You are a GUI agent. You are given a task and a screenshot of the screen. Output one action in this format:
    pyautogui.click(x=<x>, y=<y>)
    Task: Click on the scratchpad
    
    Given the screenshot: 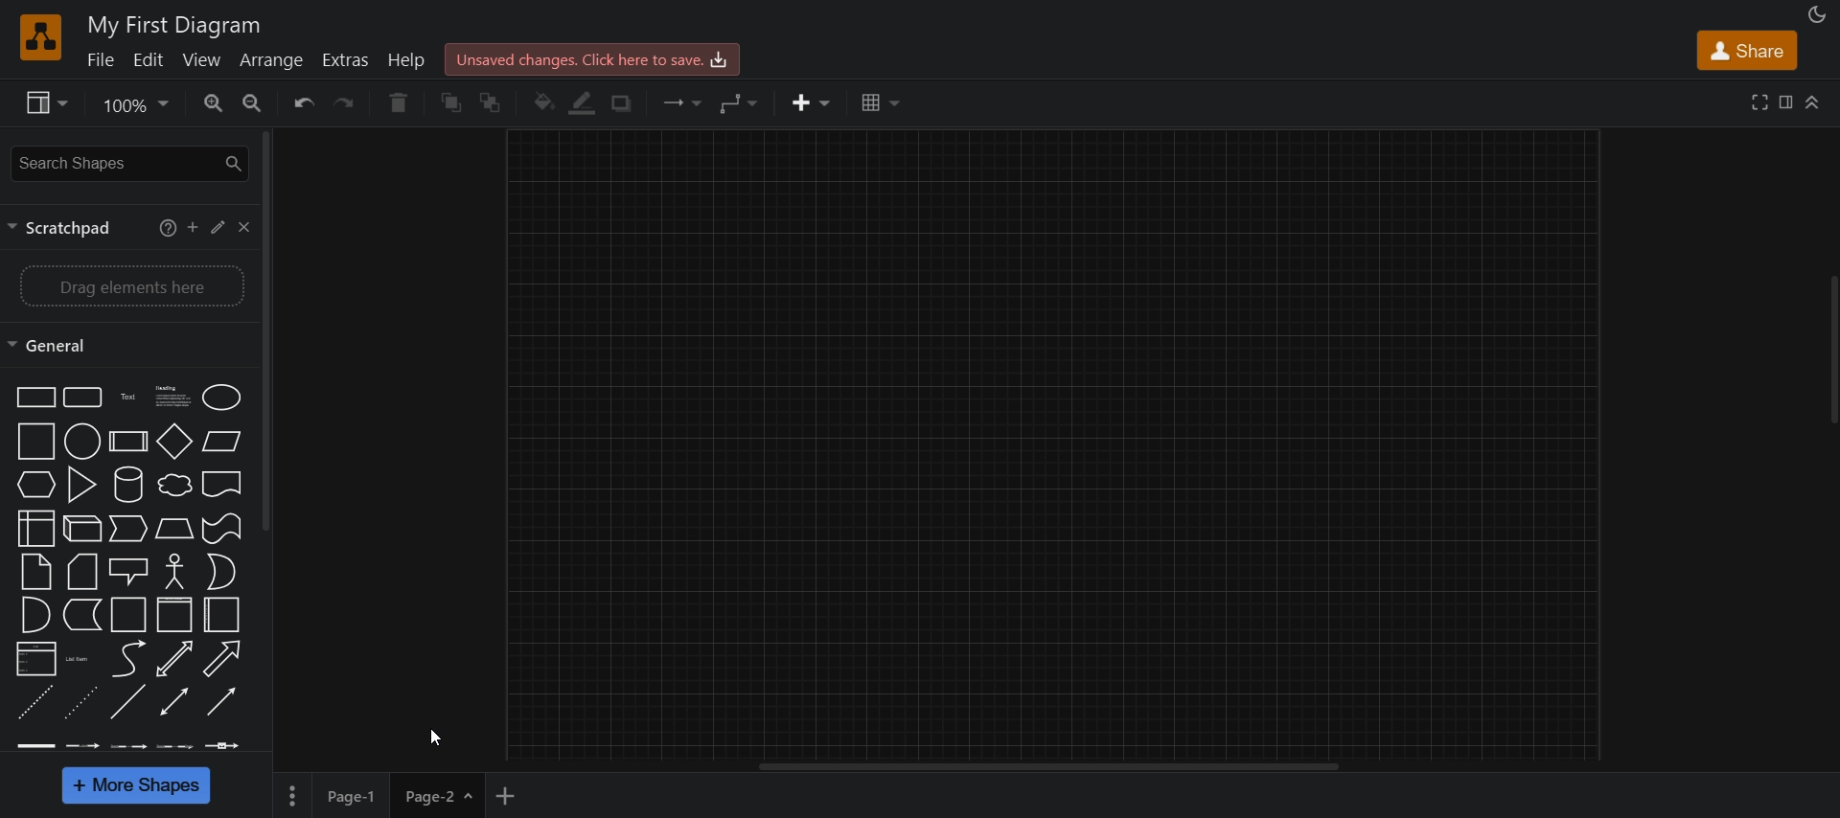 What is the action you would take?
    pyautogui.click(x=67, y=227)
    